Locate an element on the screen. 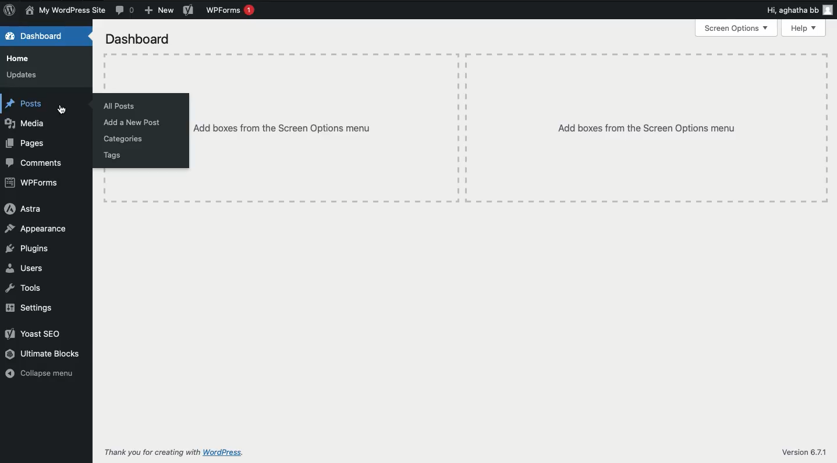 This screenshot has height=463, width=837. Media is located at coordinates (26, 122).